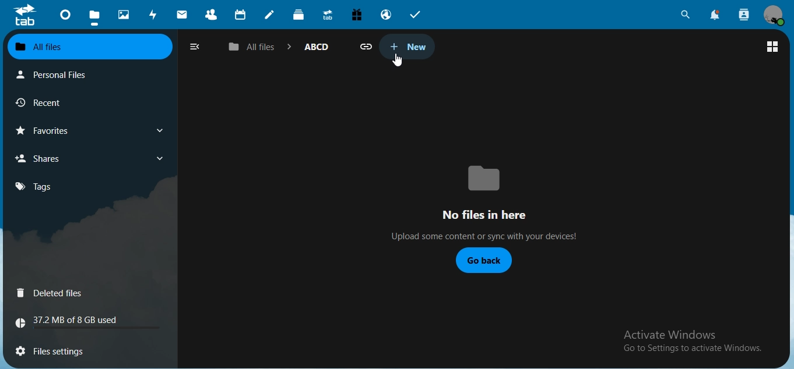 This screenshot has height=369, width=794. I want to click on email hosting, so click(387, 16).